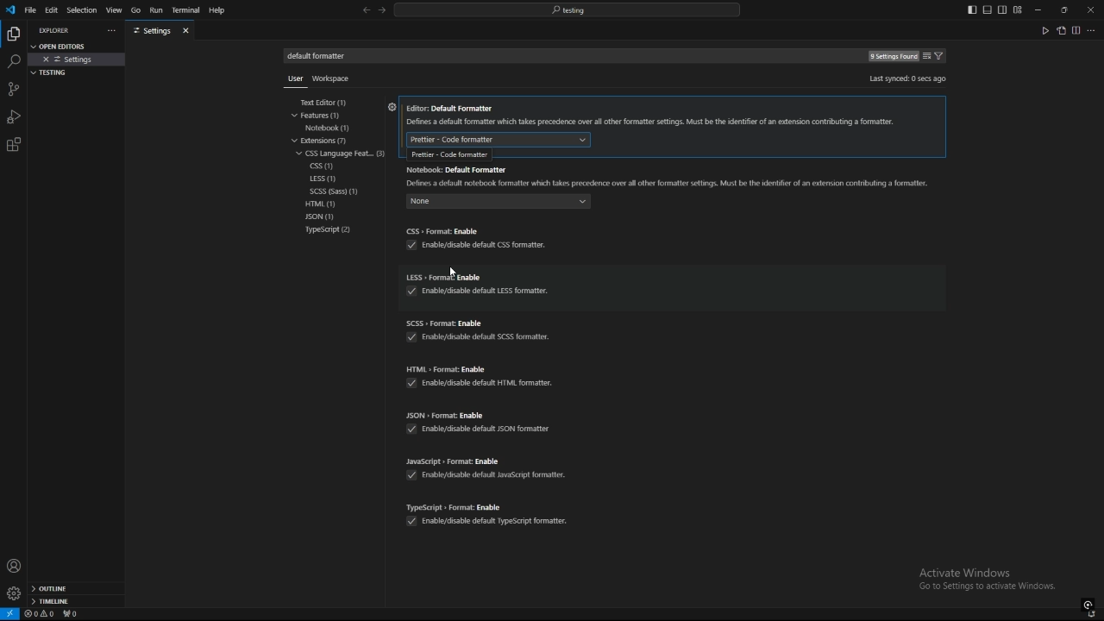  What do you see at coordinates (1038, 10) in the screenshot?
I see `minimize` at bounding box center [1038, 10].